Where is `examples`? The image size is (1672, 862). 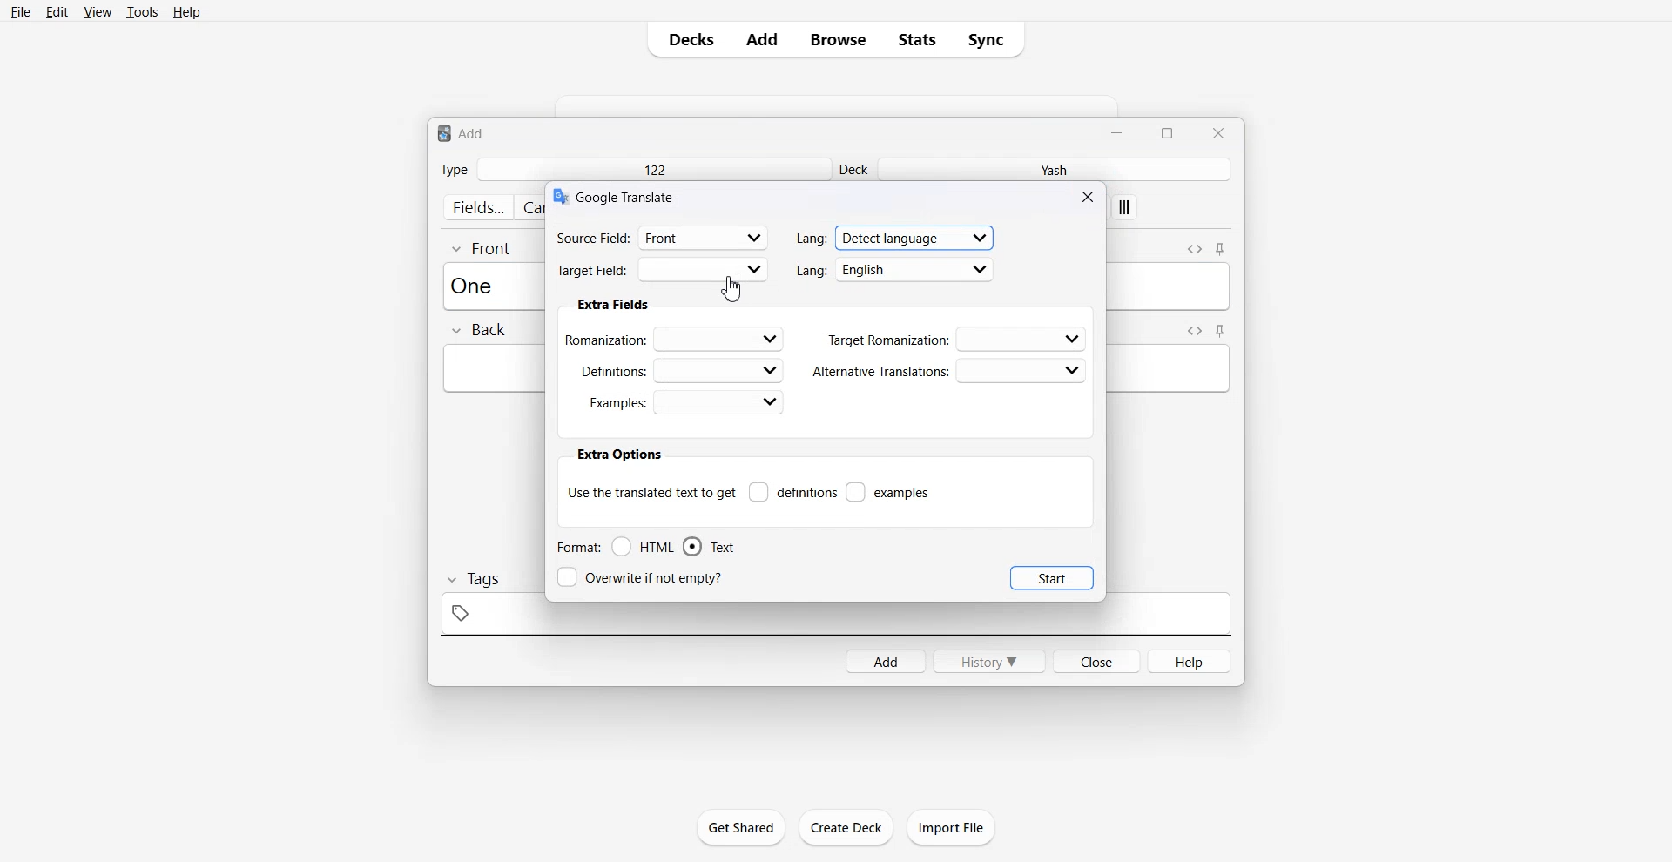 examples is located at coordinates (889, 492).